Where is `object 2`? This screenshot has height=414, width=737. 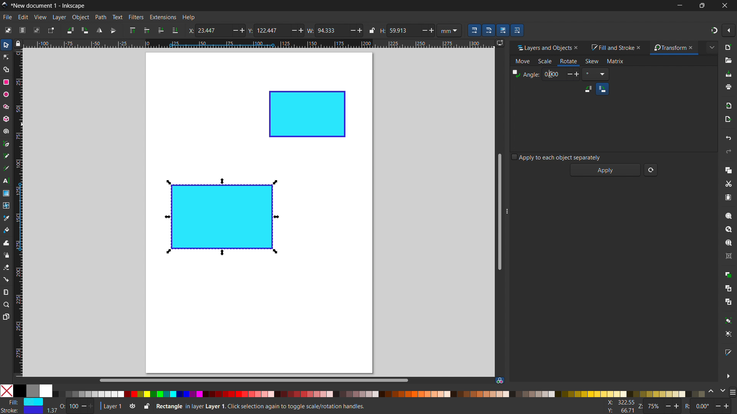 object 2 is located at coordinates (307, 114).